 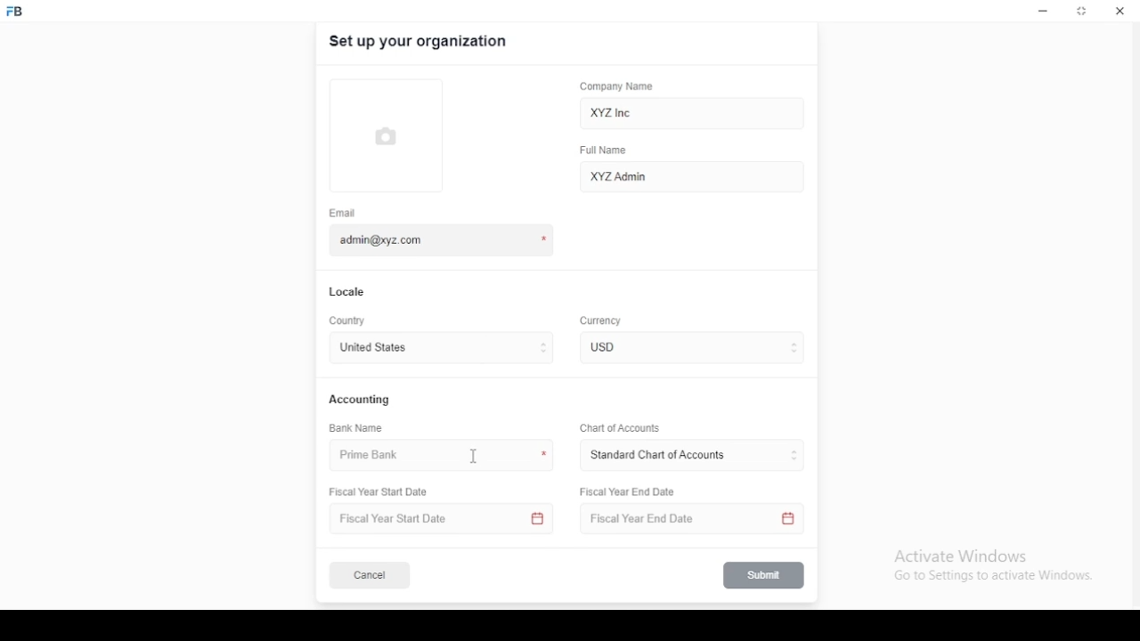 I want to click on locale, so click(x=348, y=292).